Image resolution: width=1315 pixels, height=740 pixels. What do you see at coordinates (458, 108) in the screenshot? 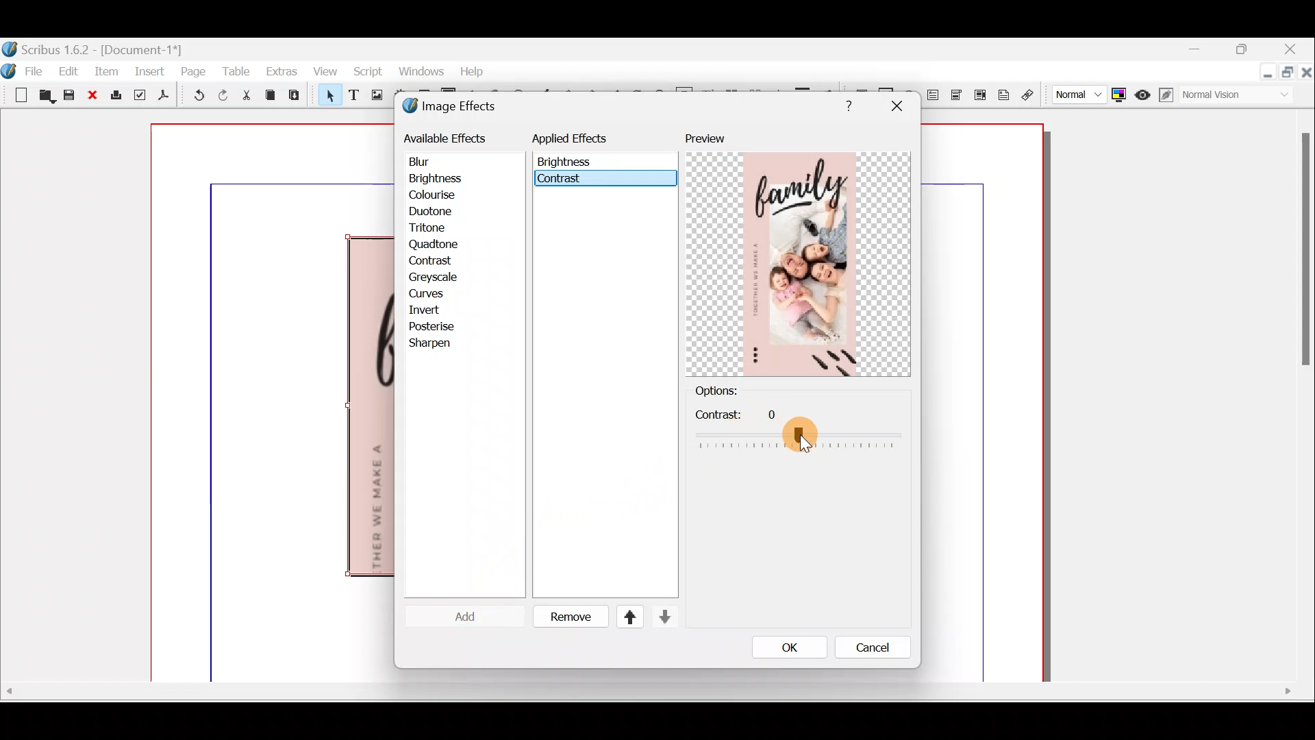
I see `Image effects` at bounding box center [458, 108].